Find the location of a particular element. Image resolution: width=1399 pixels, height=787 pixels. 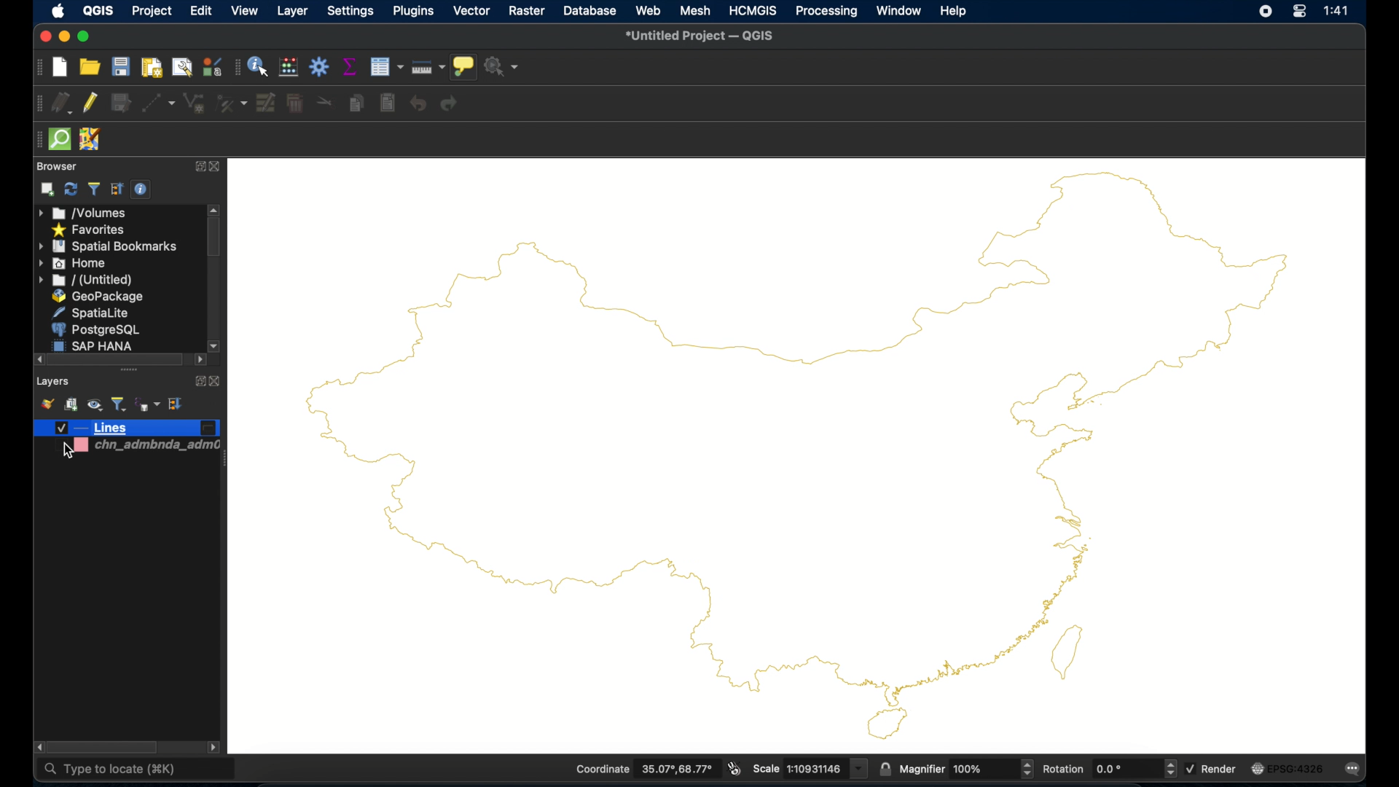

cut features is located at coordinates (324, 102).